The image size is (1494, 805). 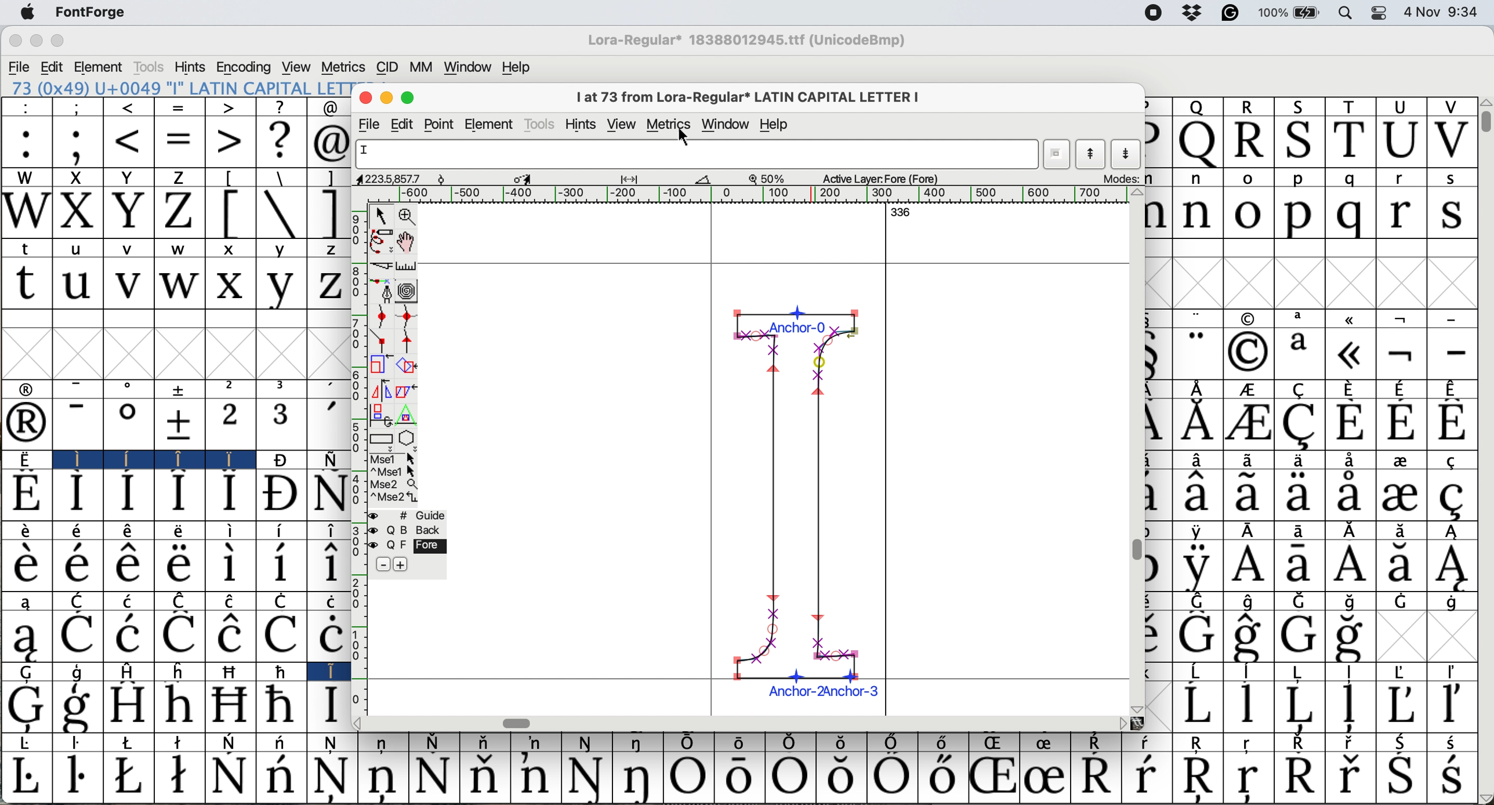 I want to click on Symbol, so click(x=1148, y=744).